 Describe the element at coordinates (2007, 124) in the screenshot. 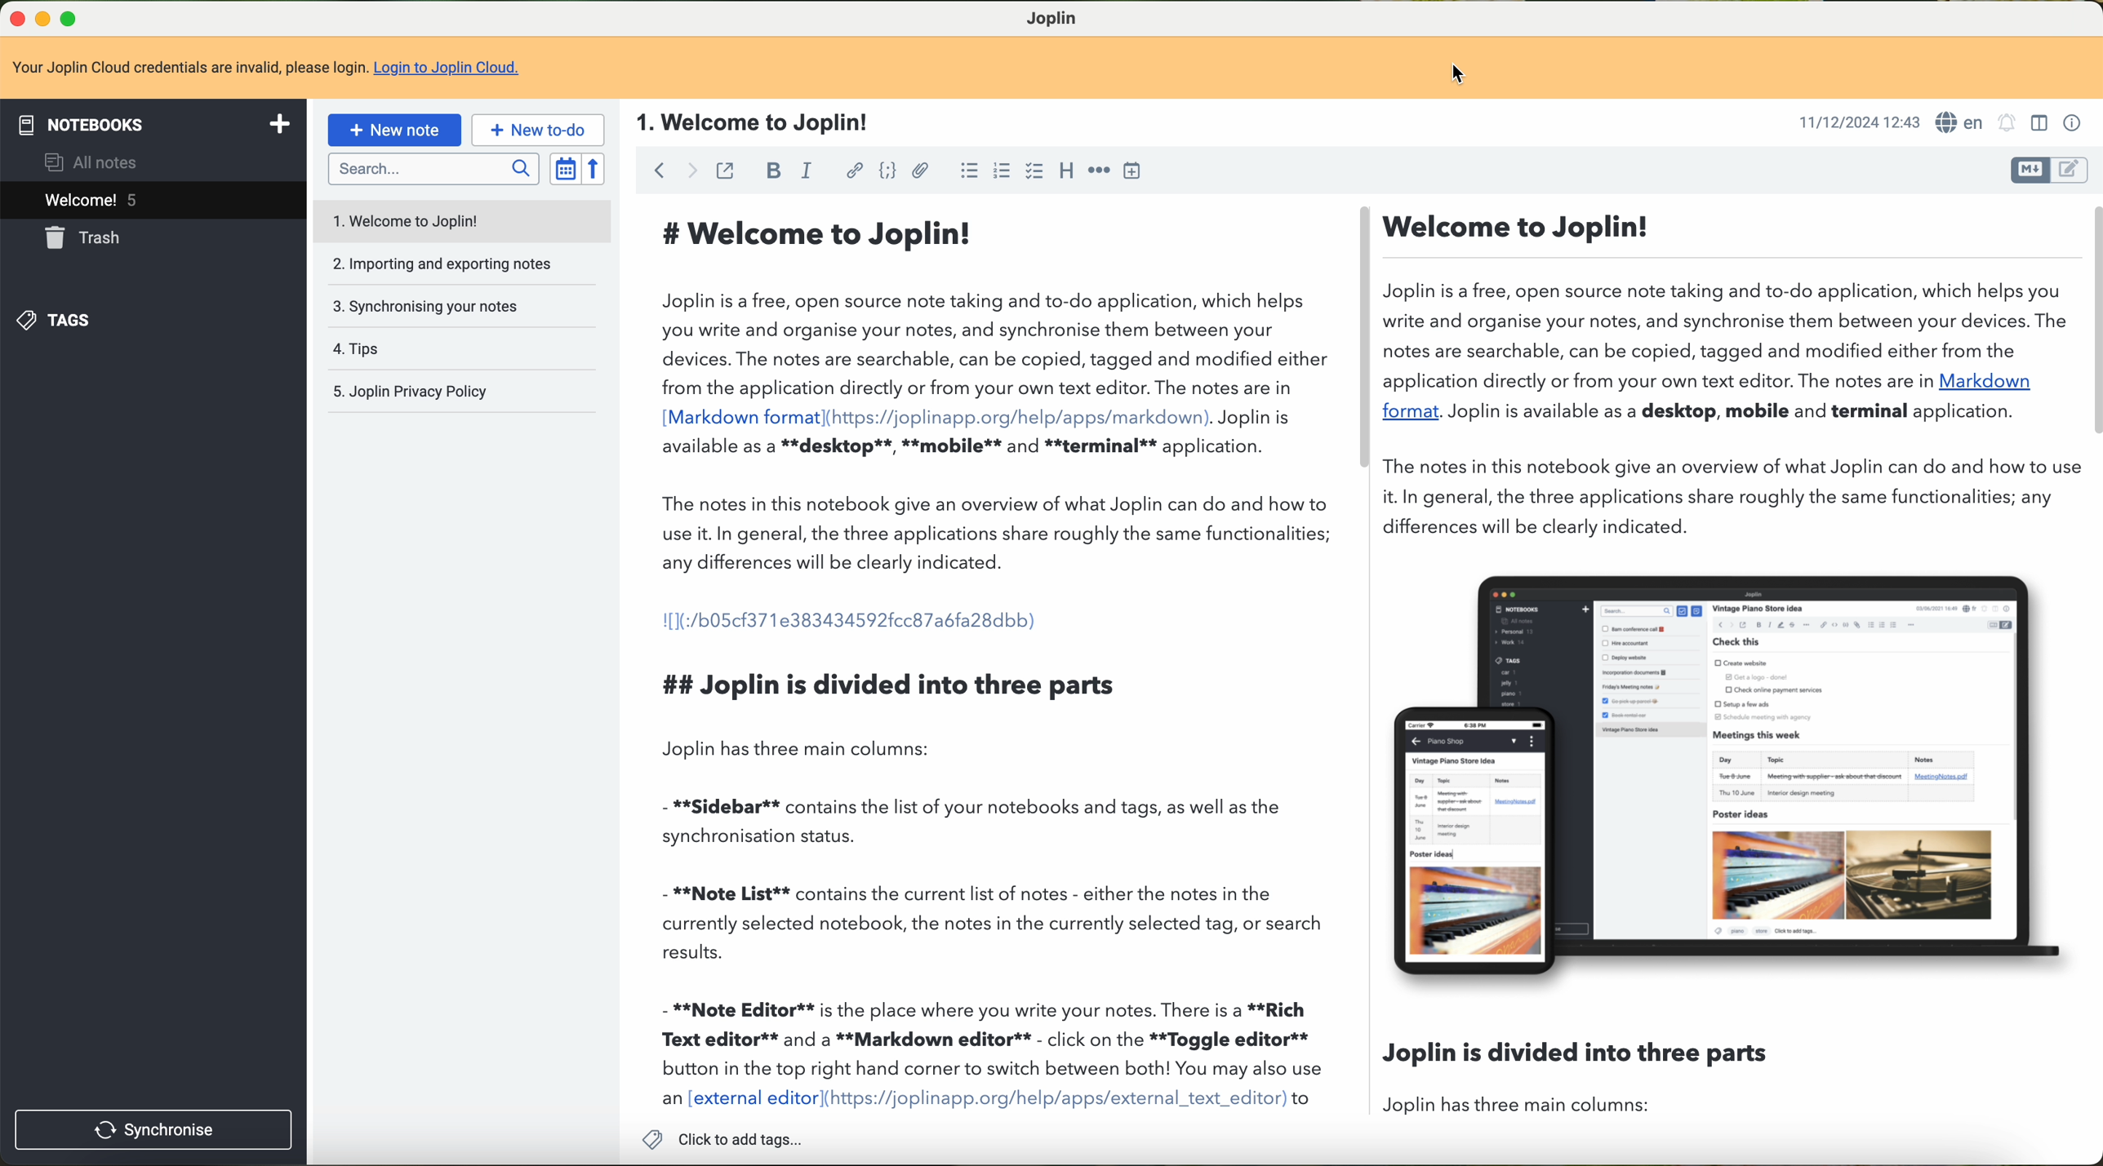

I see `set alarm` at that location.